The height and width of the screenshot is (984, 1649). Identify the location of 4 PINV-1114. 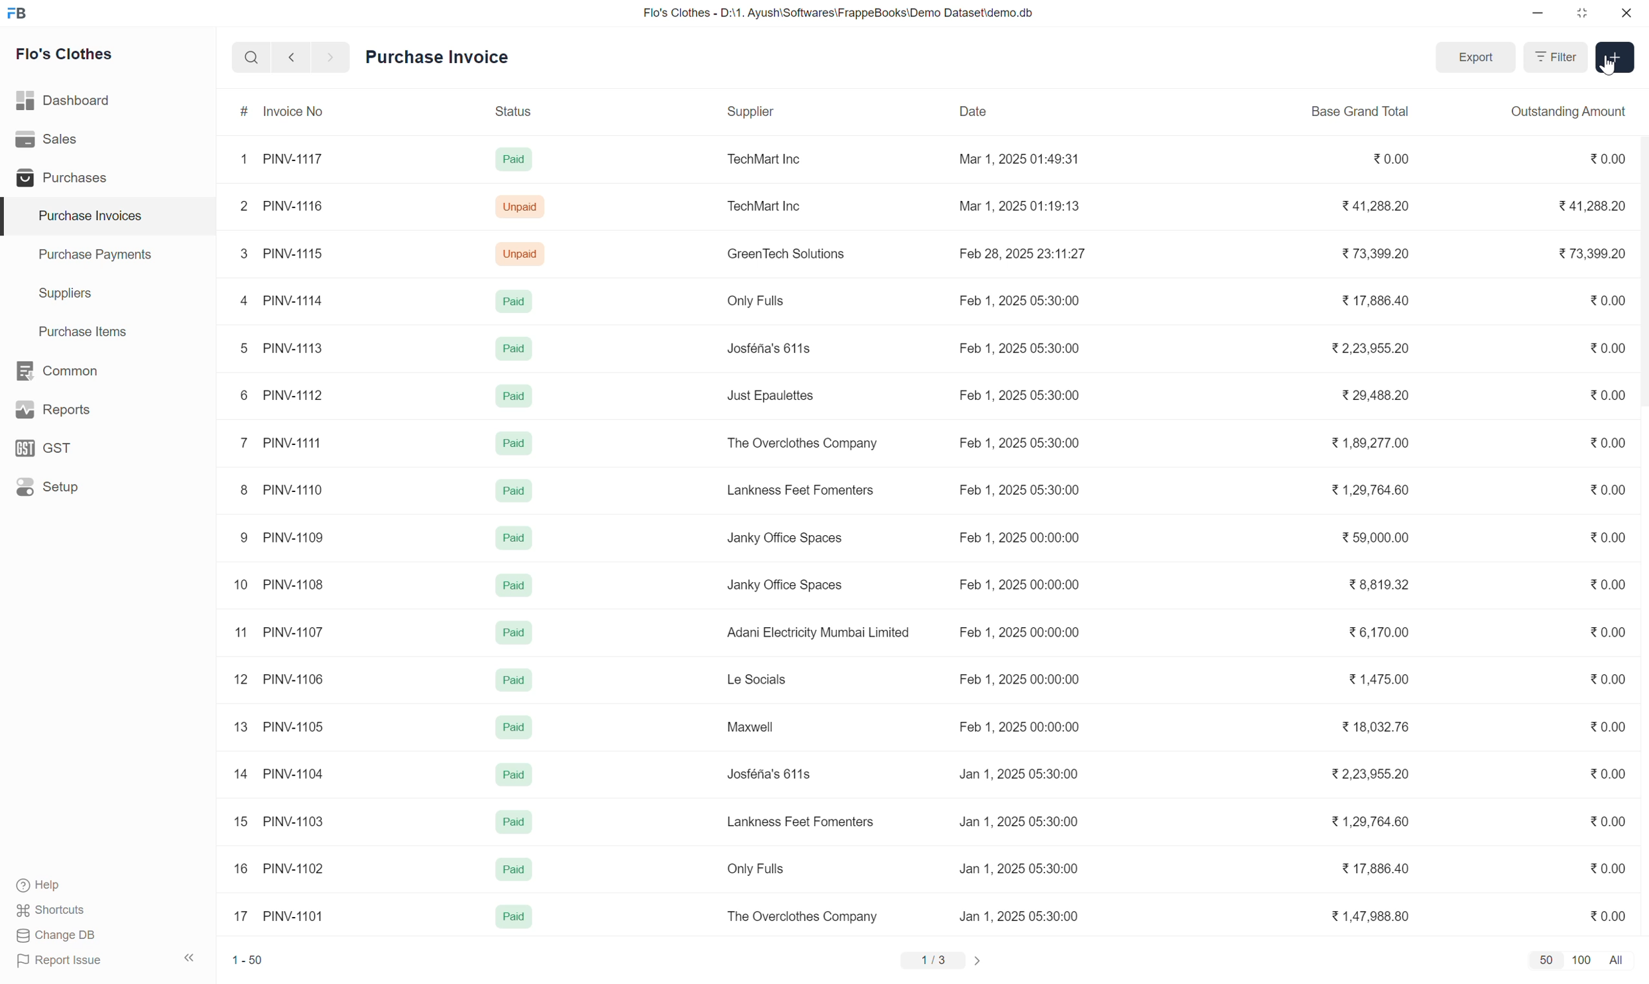
(284, 301).